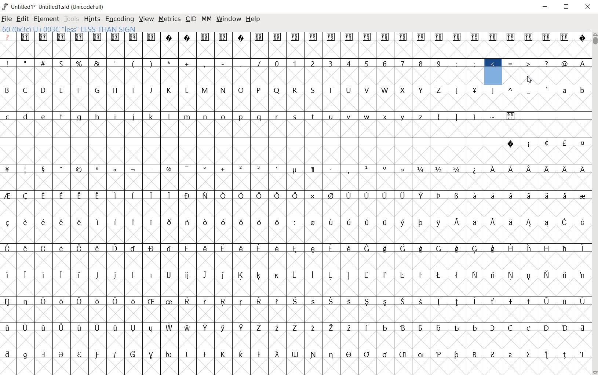  Describe the element at coordinates (72, 19) in the screenshot. I see `tools` at that location.